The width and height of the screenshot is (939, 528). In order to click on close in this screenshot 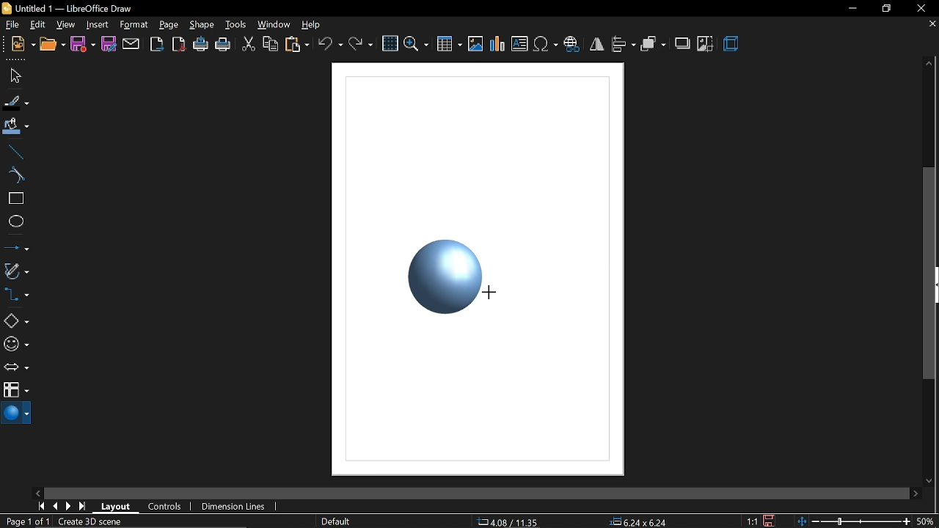, I will do `click(919, 8)`.